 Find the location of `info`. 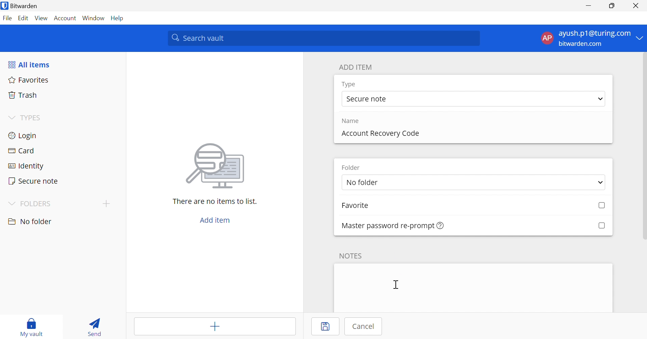

info is located at coordinates (441, 226).